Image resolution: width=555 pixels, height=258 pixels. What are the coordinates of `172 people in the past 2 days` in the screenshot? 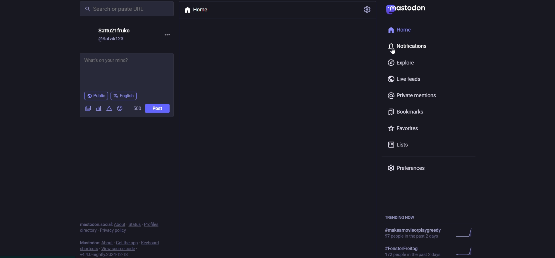 It's located at (414, 254).